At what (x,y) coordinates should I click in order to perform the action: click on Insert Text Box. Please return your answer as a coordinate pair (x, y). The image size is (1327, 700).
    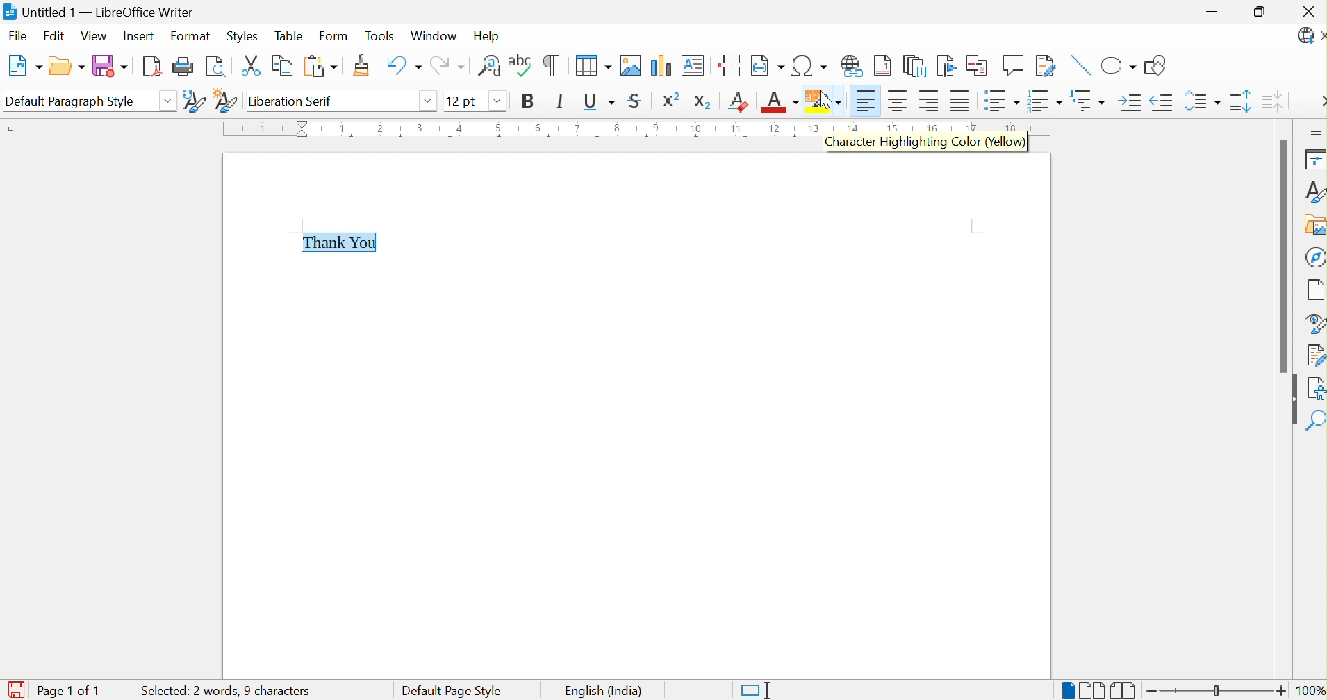
    Looking at the image, I should click on (691, 66).